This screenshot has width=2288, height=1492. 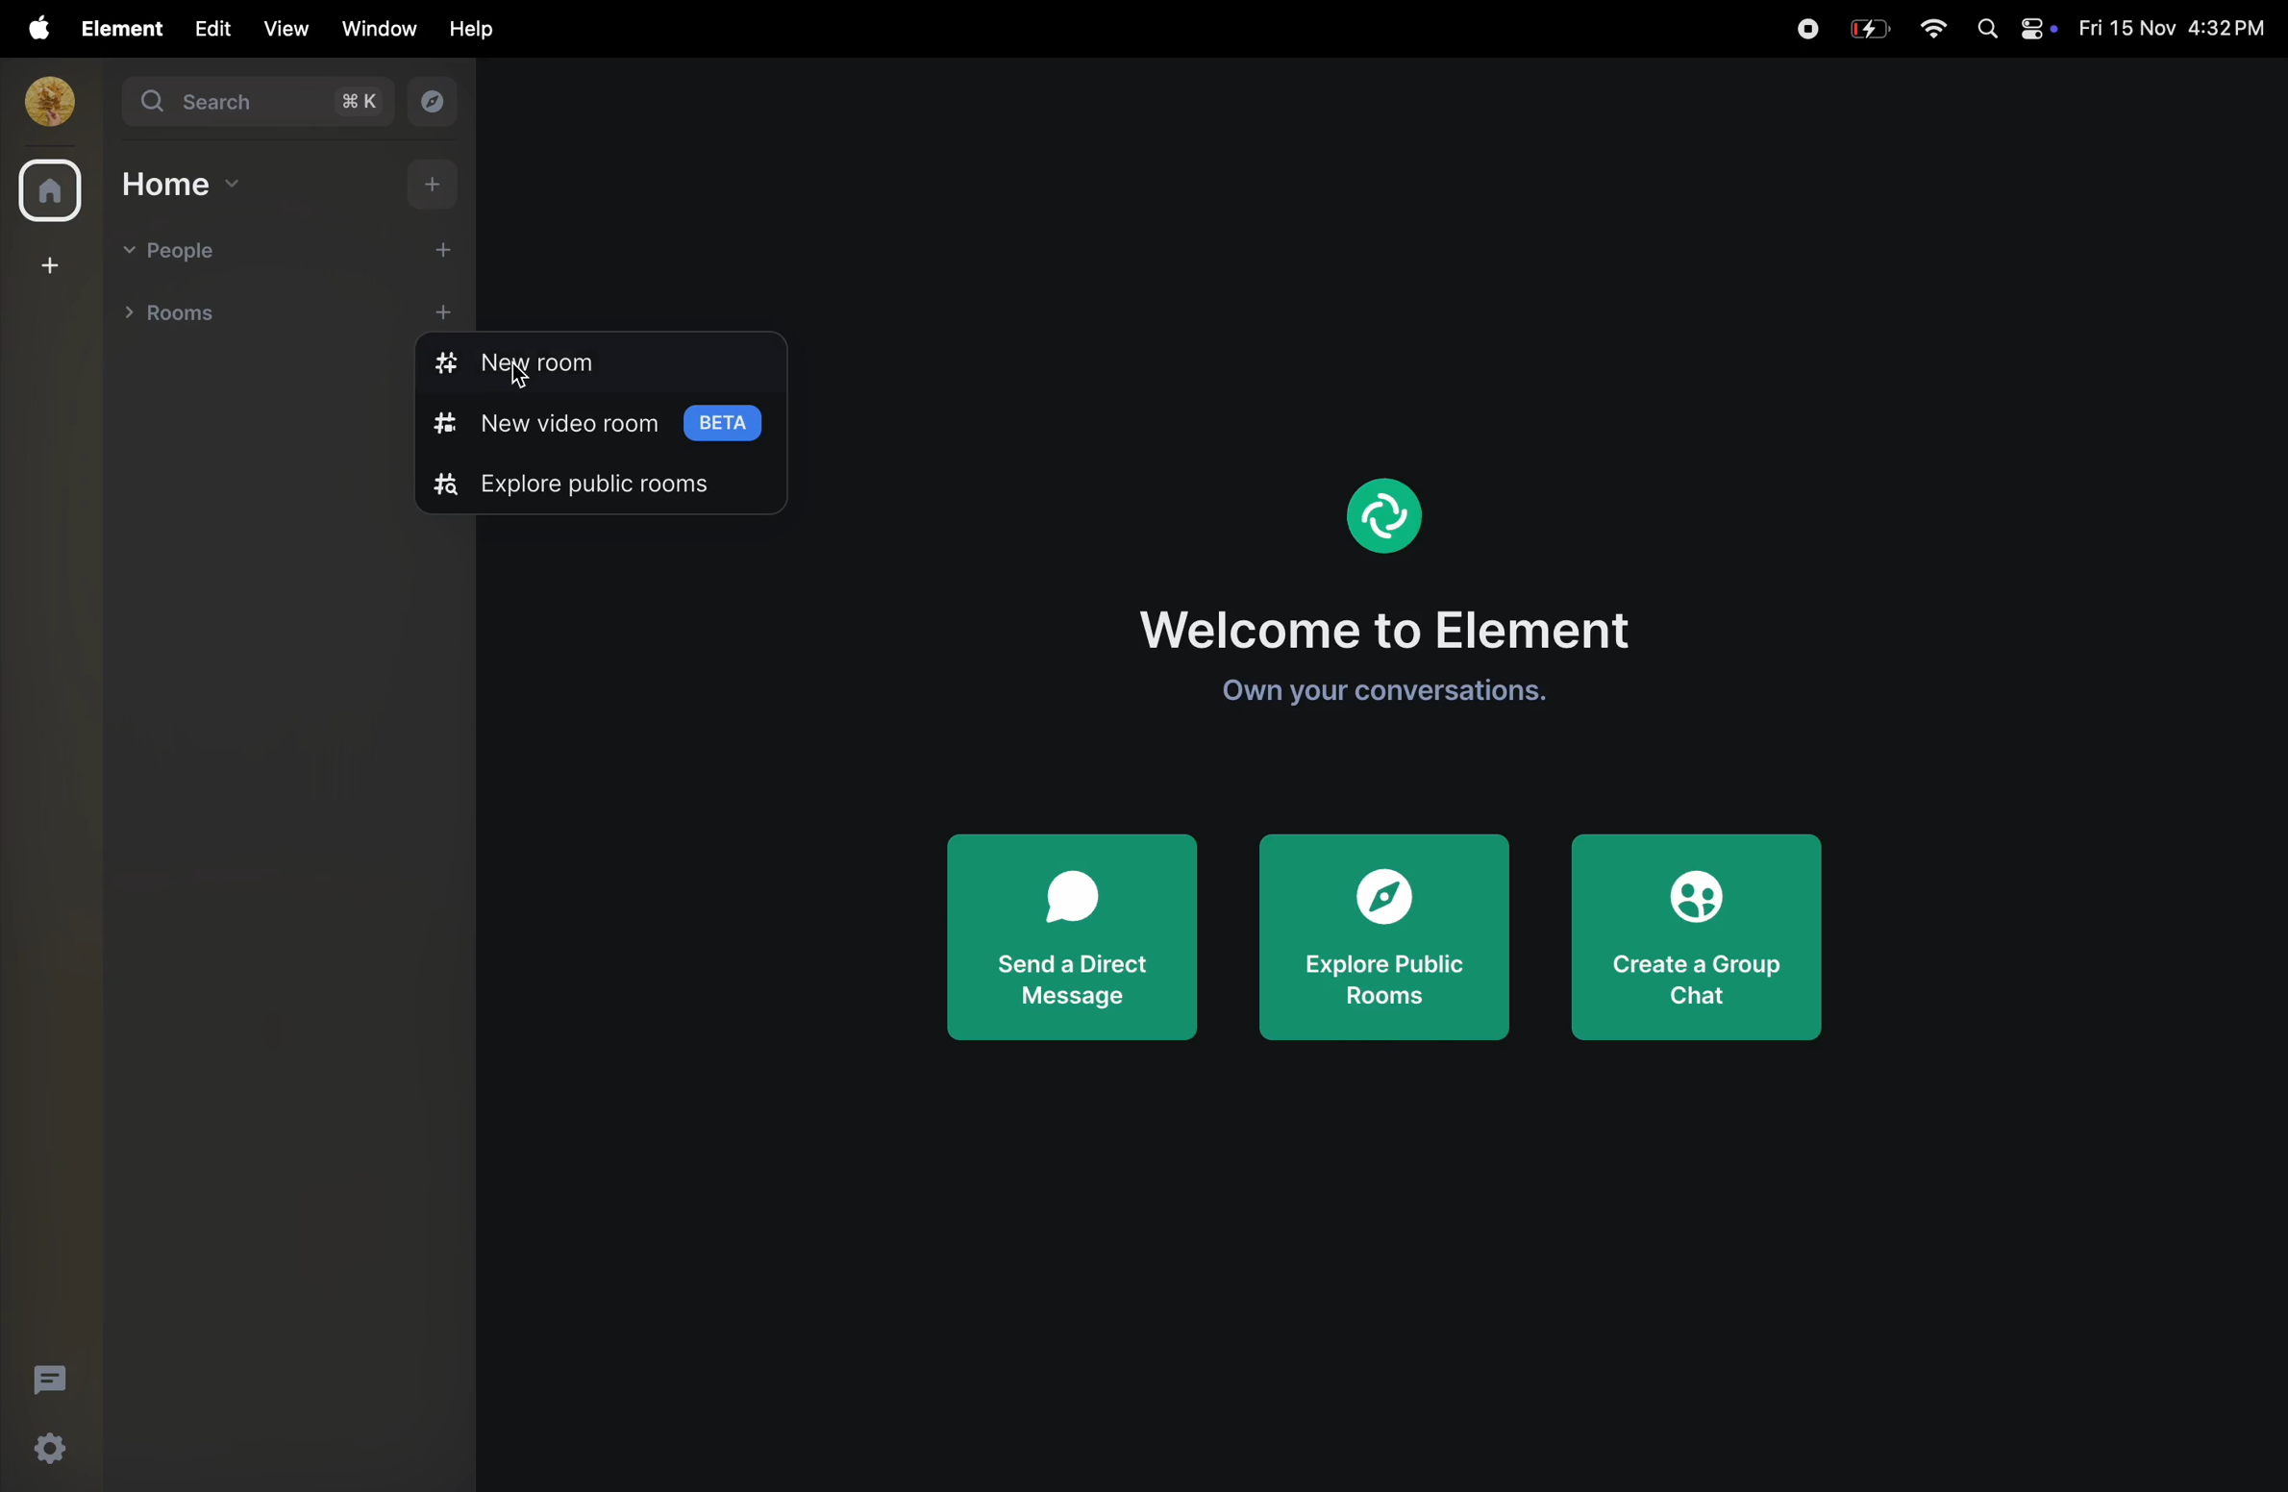 I want to click on cursor, so click(x=523, y=381).